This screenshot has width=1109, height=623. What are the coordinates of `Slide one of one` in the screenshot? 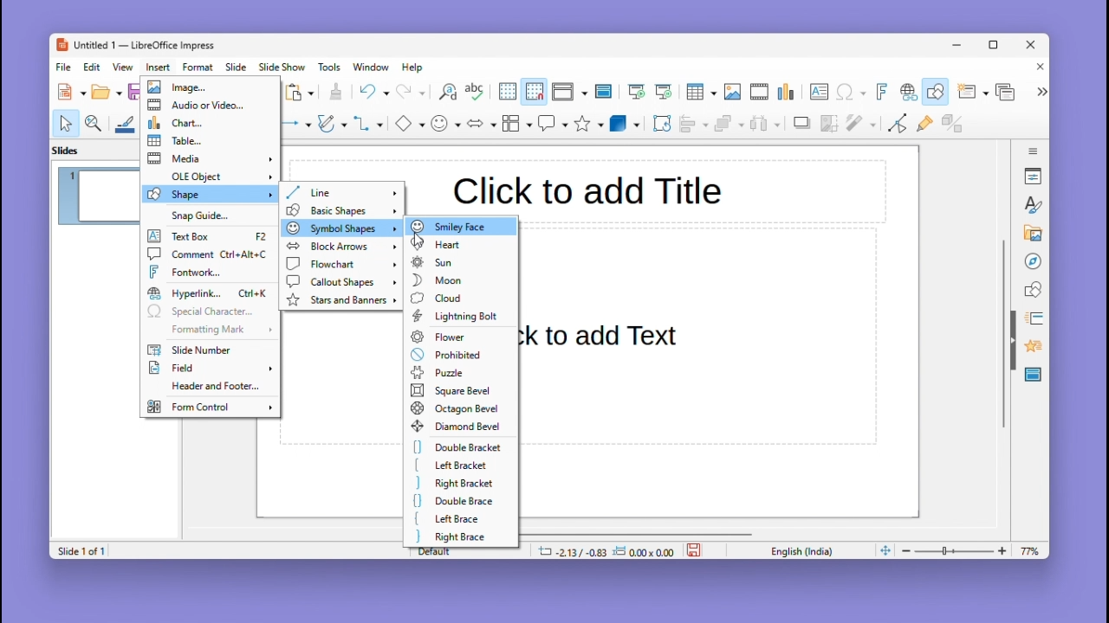 It's located at (79, 551).